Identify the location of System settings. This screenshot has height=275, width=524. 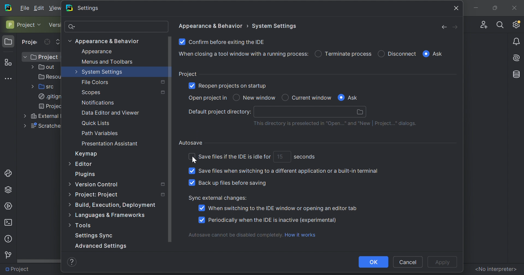
(103, 72).